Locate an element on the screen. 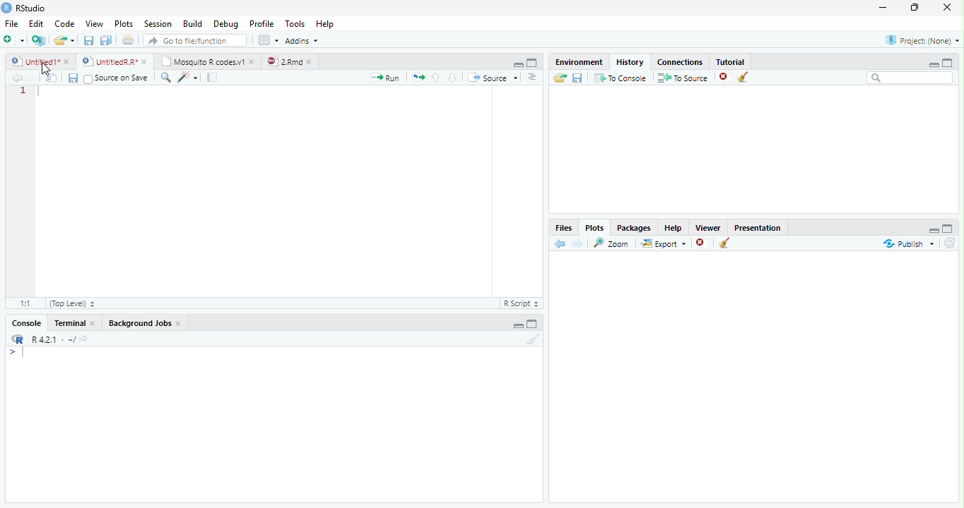  File is located at coordinates (11, 23).